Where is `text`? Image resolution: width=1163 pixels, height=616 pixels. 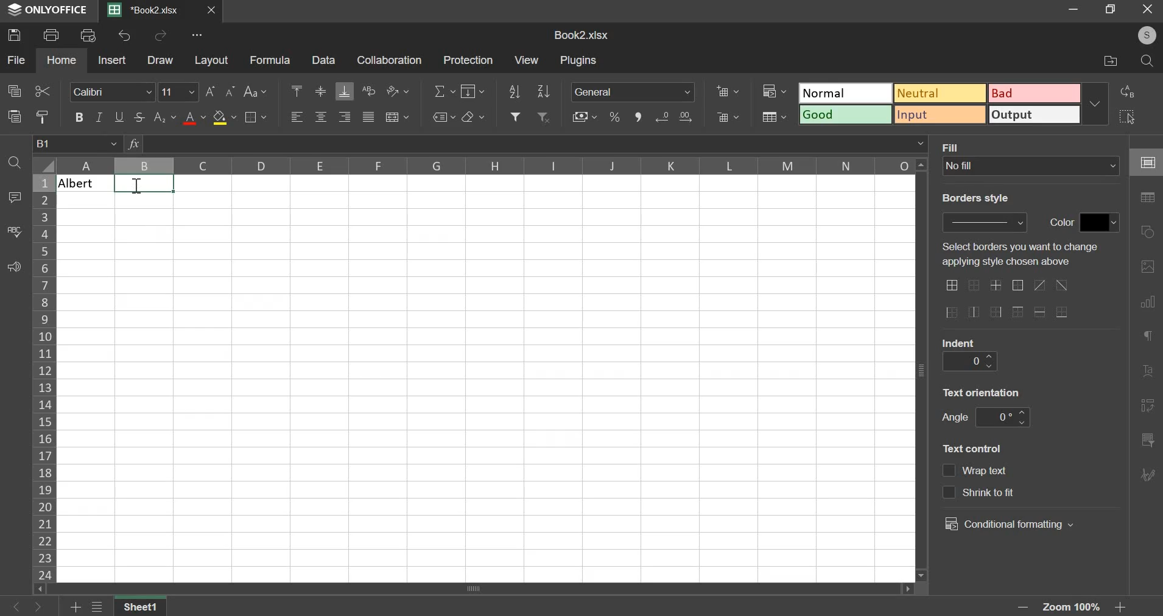
text is located at coordinates (1063, 224).